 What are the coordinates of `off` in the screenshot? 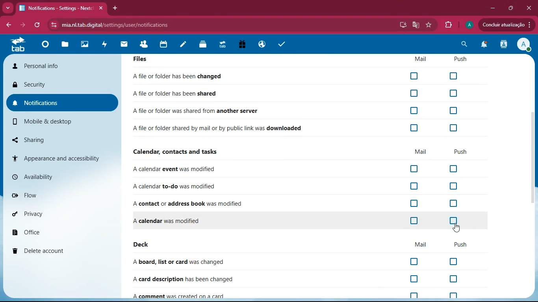 It's located at (415, 263).